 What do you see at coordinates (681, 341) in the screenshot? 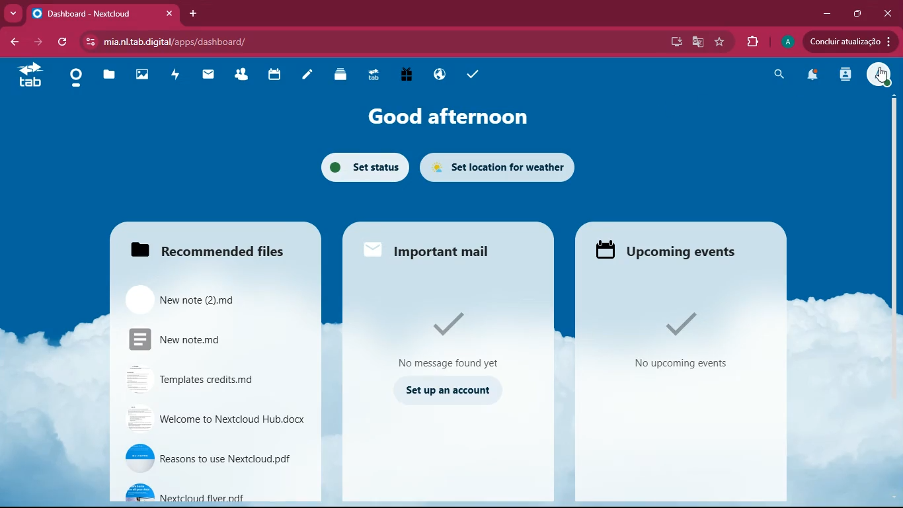
I see `events` at bounding box center [681, 341].